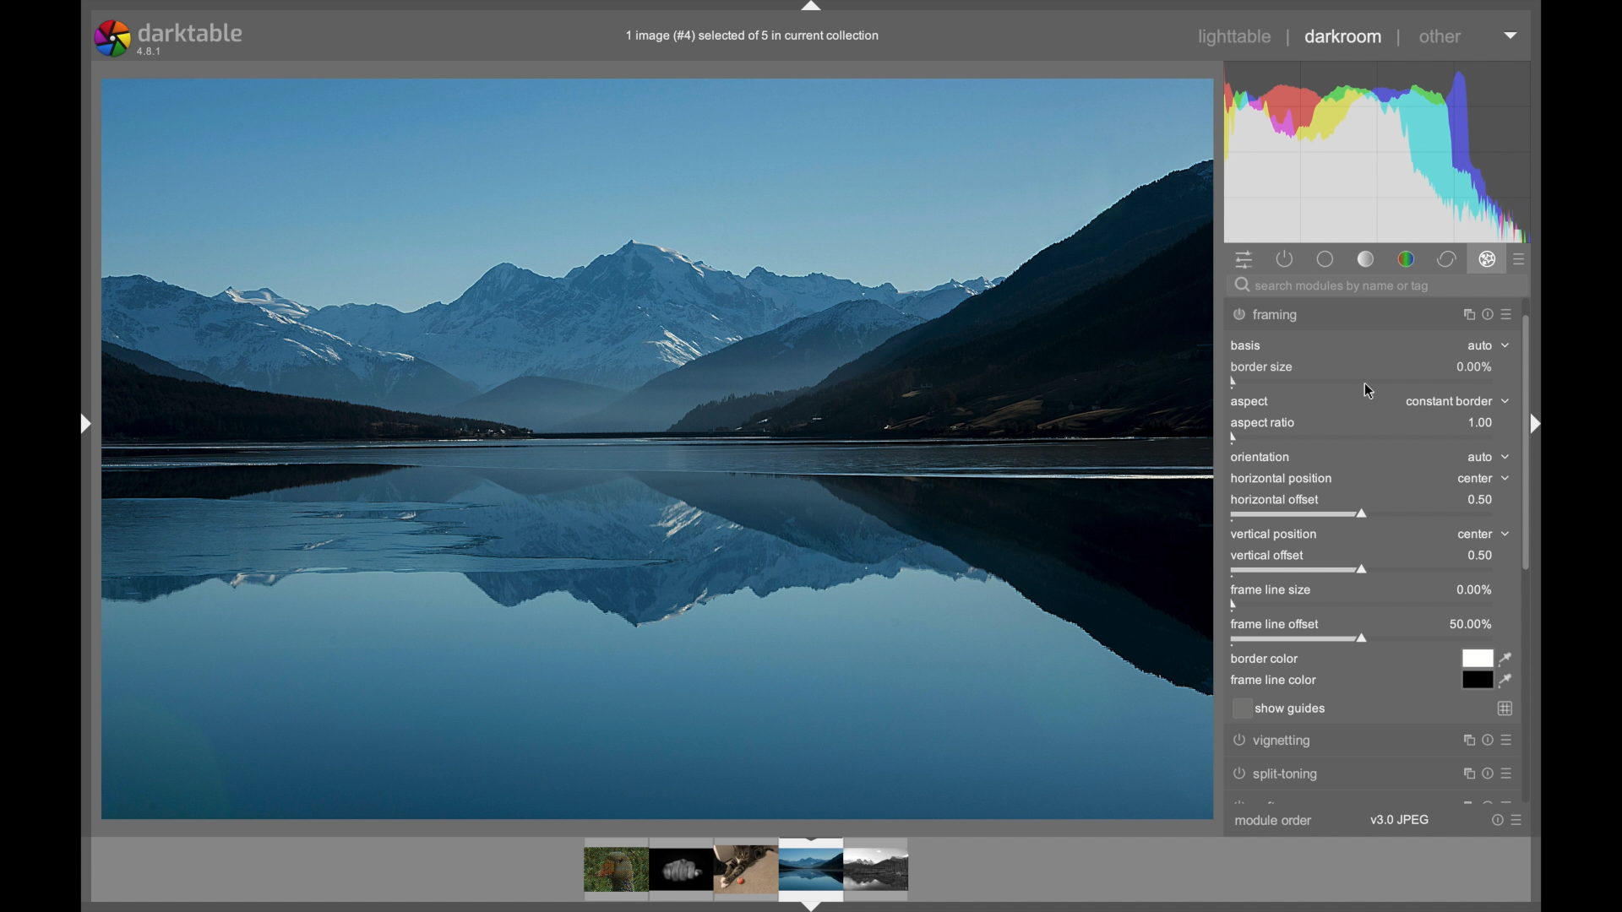 This screenshot has width=1622, height=912. What do you see at coordinates (1334, 287) in the screenshot?
I see `search` at bounding box center [1334, 287].